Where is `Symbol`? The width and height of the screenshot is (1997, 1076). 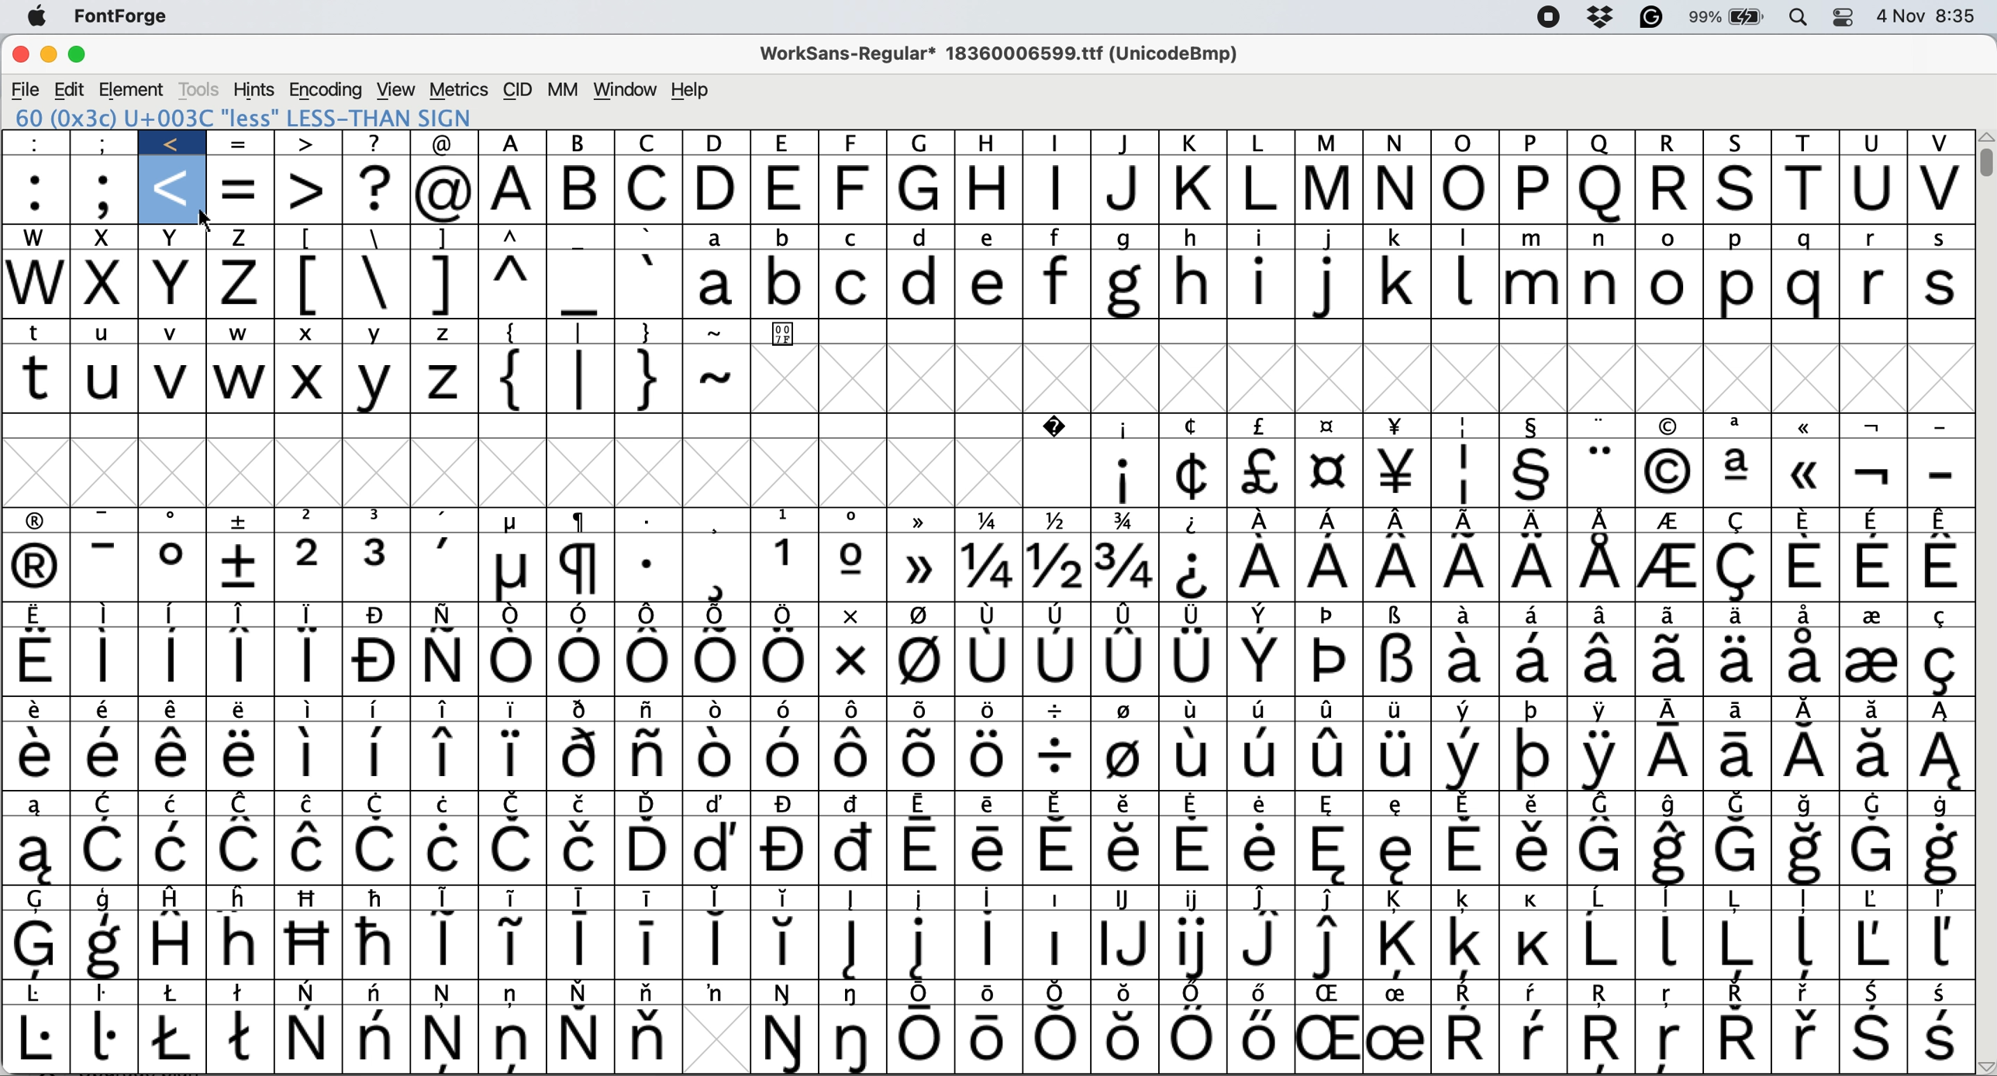
Symbol is located at coordinates (1466, 805).